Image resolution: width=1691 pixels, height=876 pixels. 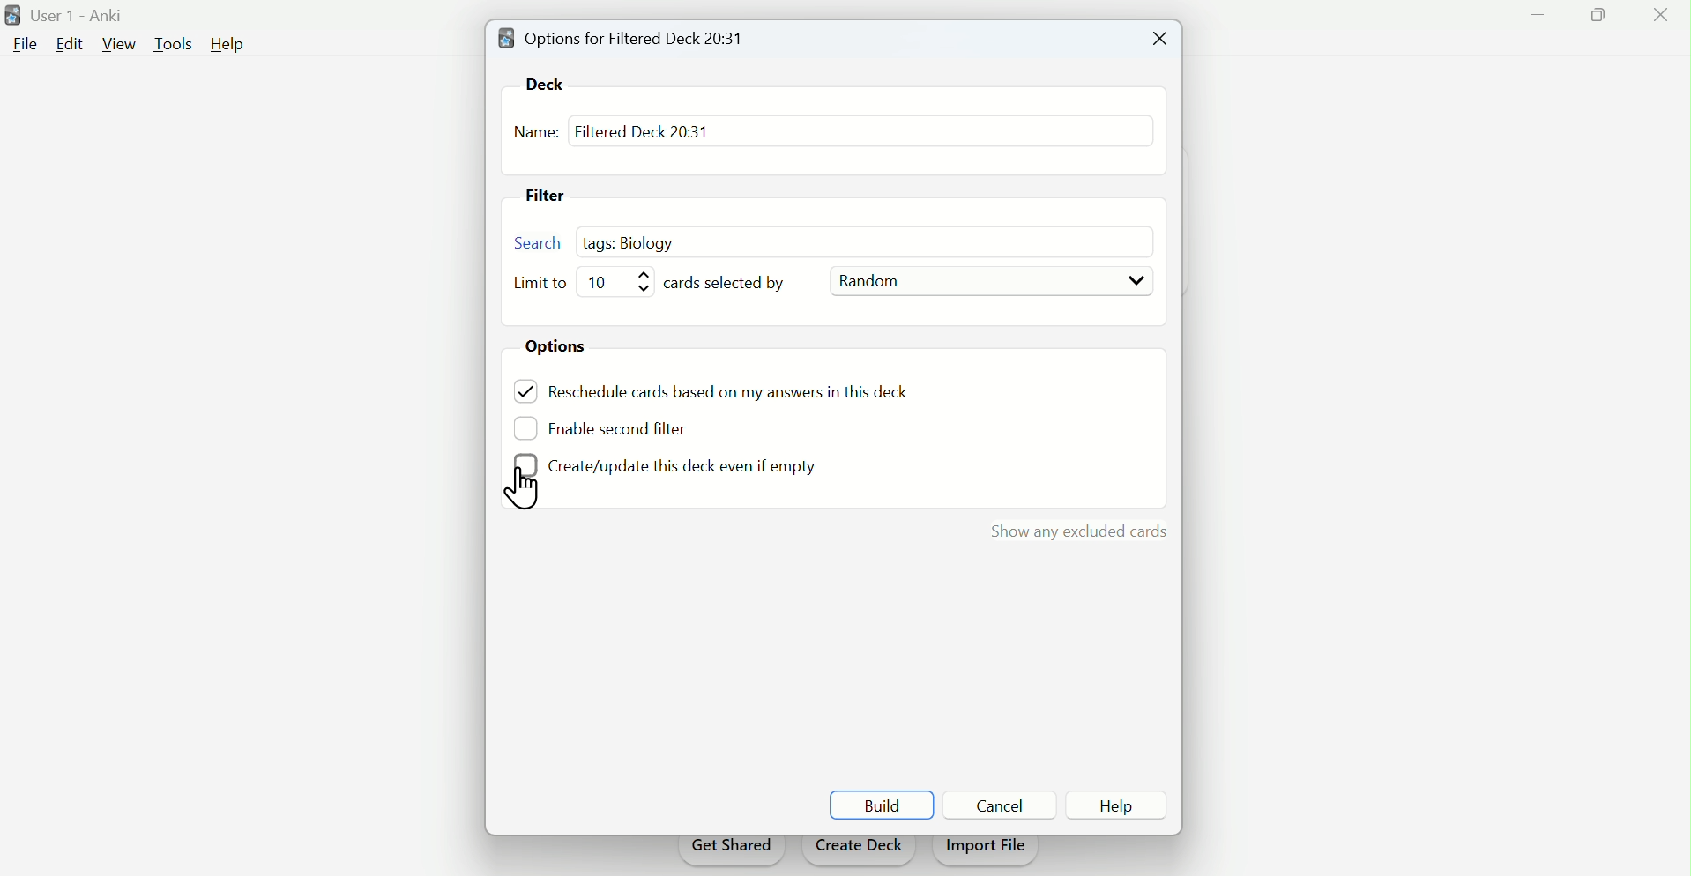 What do you see at coordinates (233, 45) in the screenshot?
I see `Help` at bounding box center [233, 45].